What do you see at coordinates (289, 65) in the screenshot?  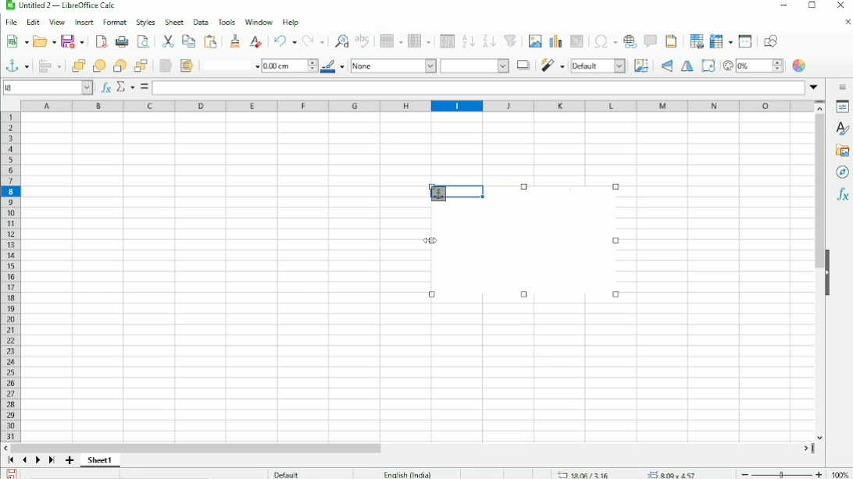 I see `Line thickness` at bounding box center [289, 65].